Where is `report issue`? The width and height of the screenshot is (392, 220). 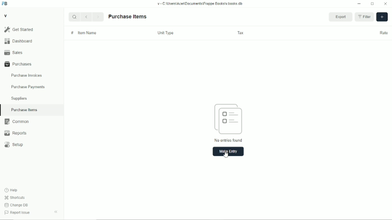
report issue is located at coordinates (17, 212).